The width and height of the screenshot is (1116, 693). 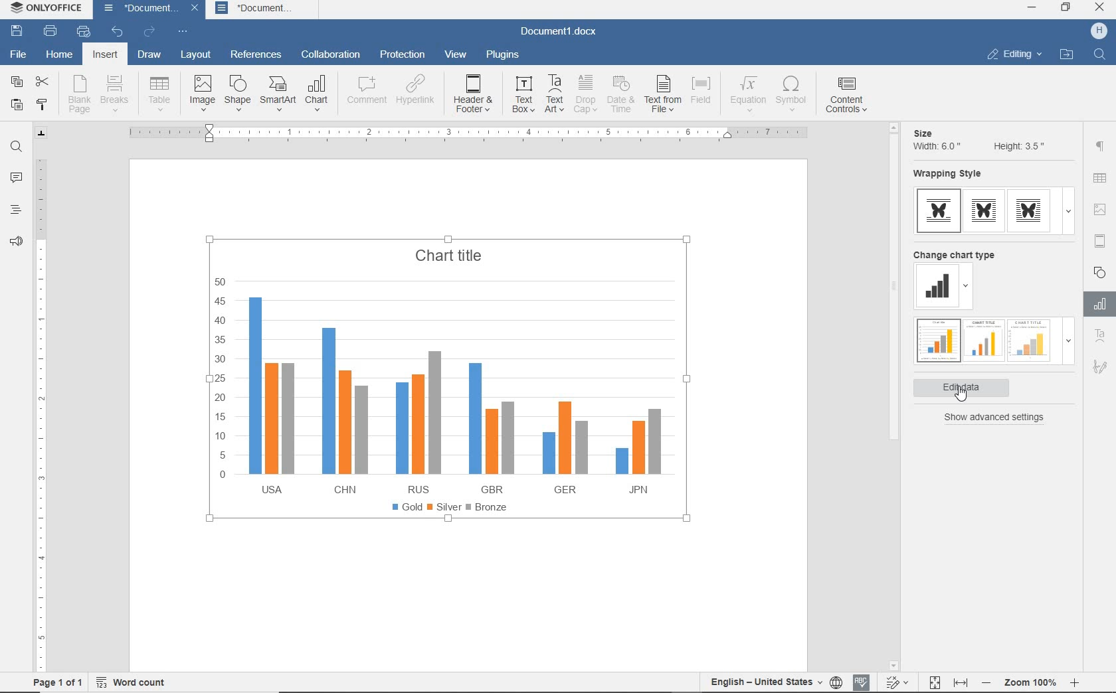 I want to click on comment controls, so click(x=850, y=96).